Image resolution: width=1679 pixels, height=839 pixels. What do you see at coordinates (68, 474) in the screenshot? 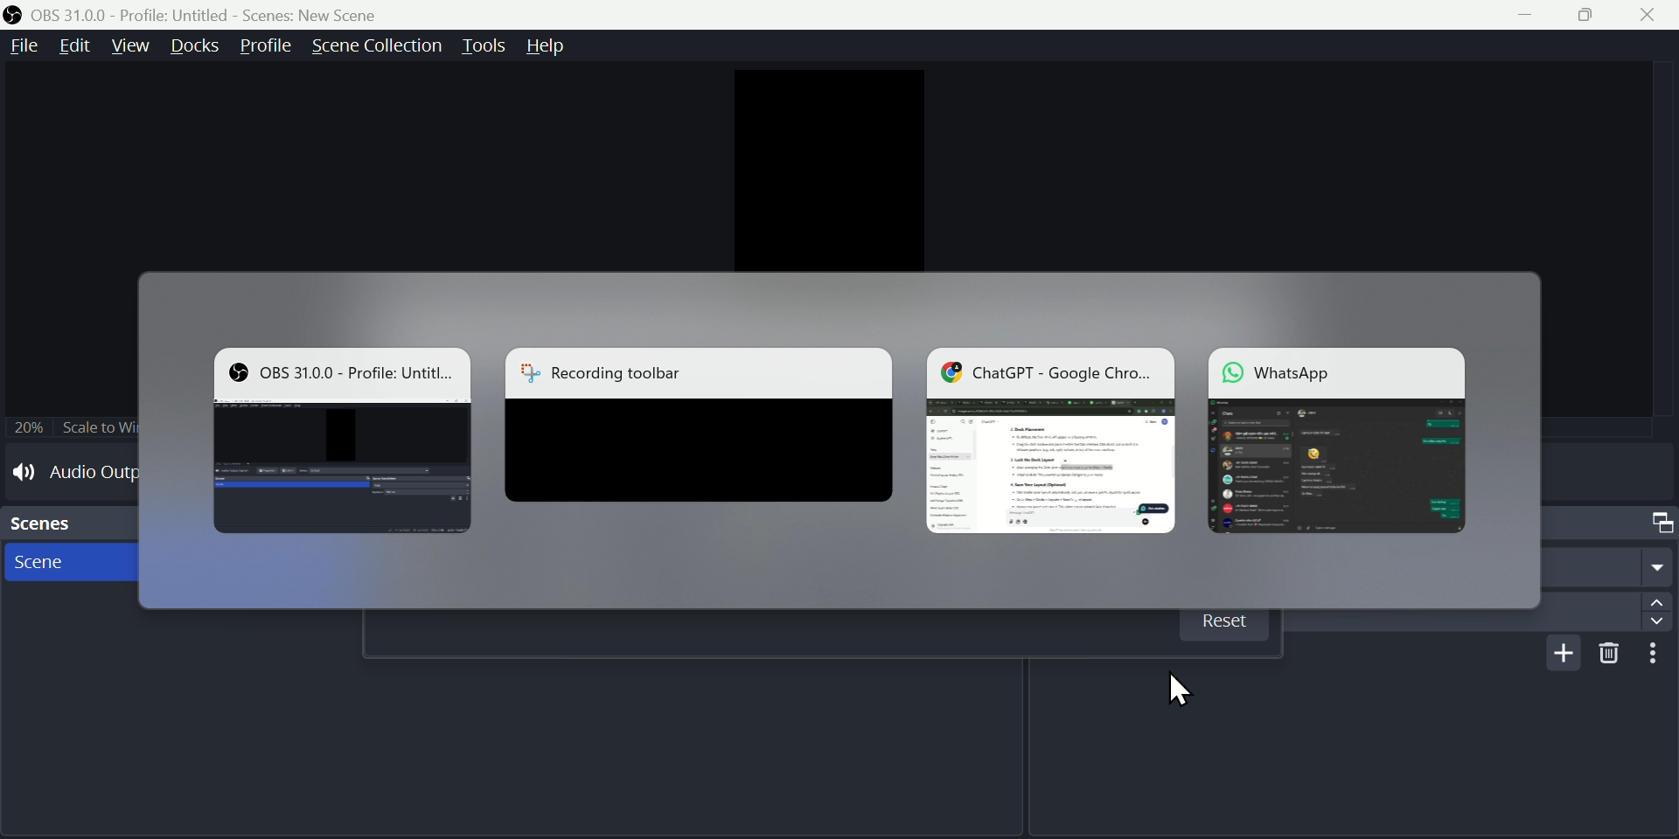
I see `Audio Output Capture` at bounding box center [68, 474].